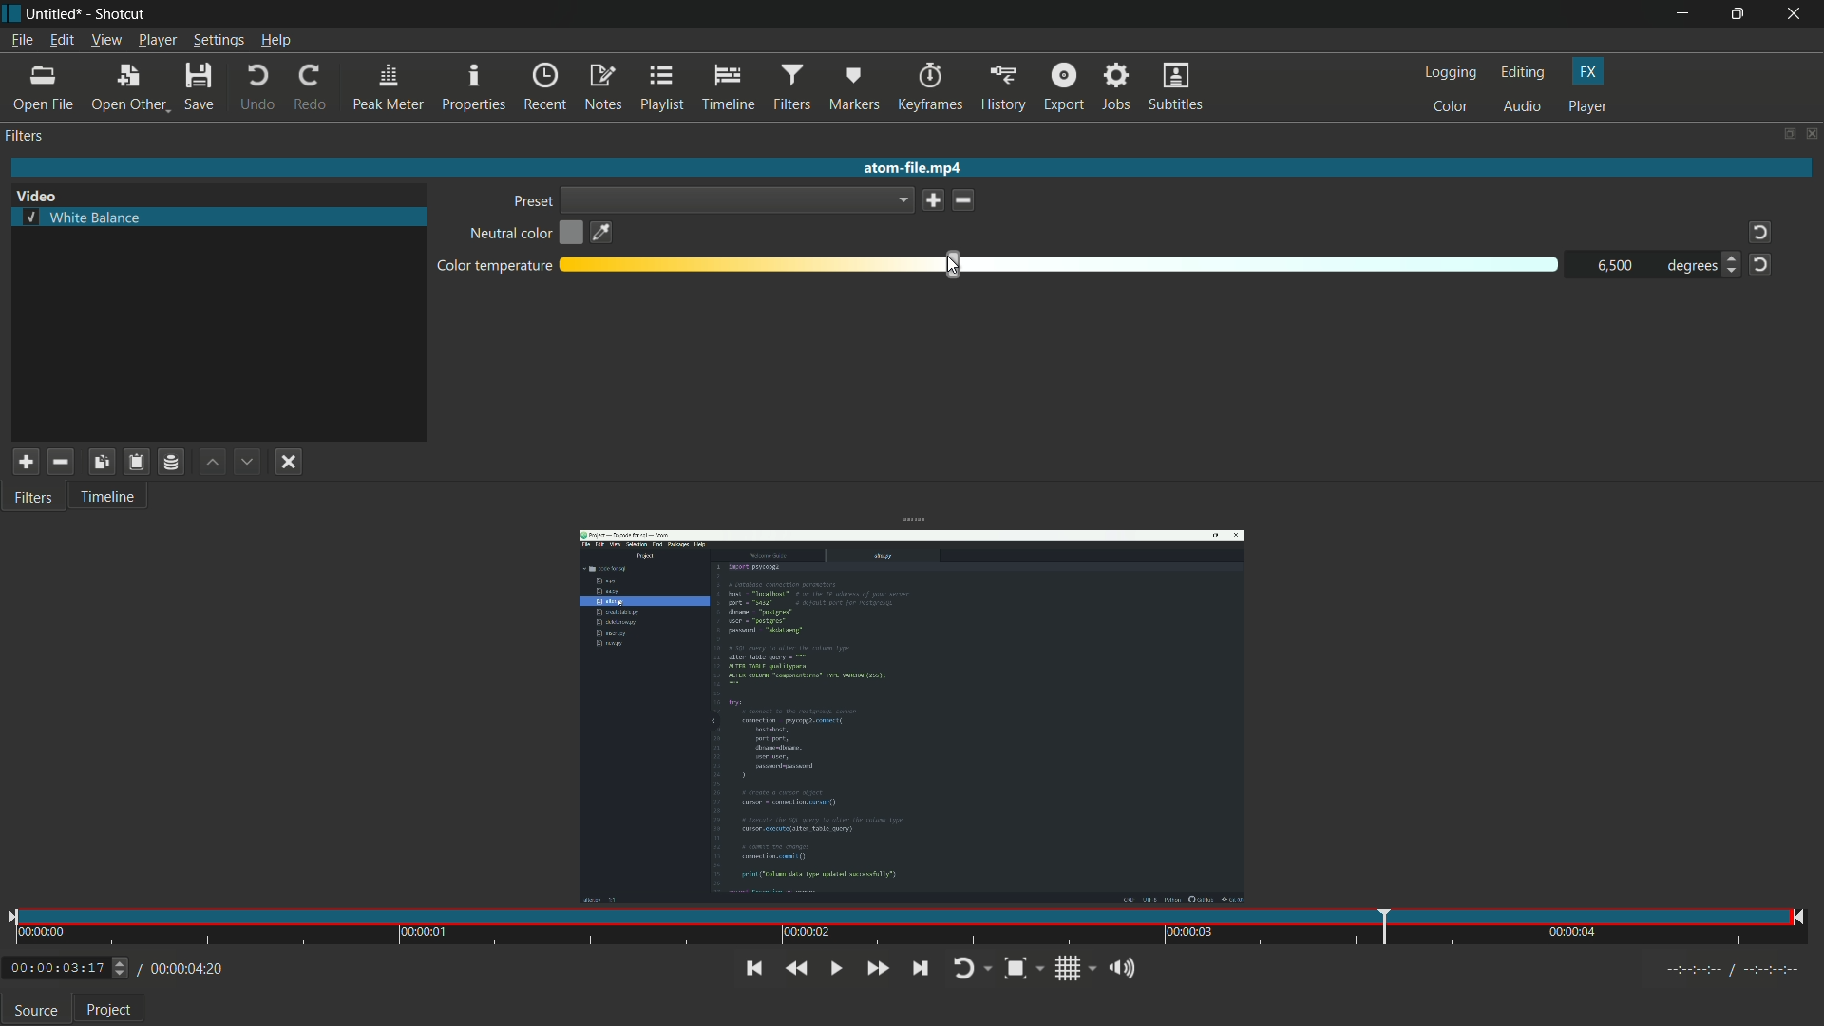 The width and height of the screenshot is (1824, 1026). Describe the element at coordinates (750, 967) in the screenshot. I see `skip to previous point` at that location.